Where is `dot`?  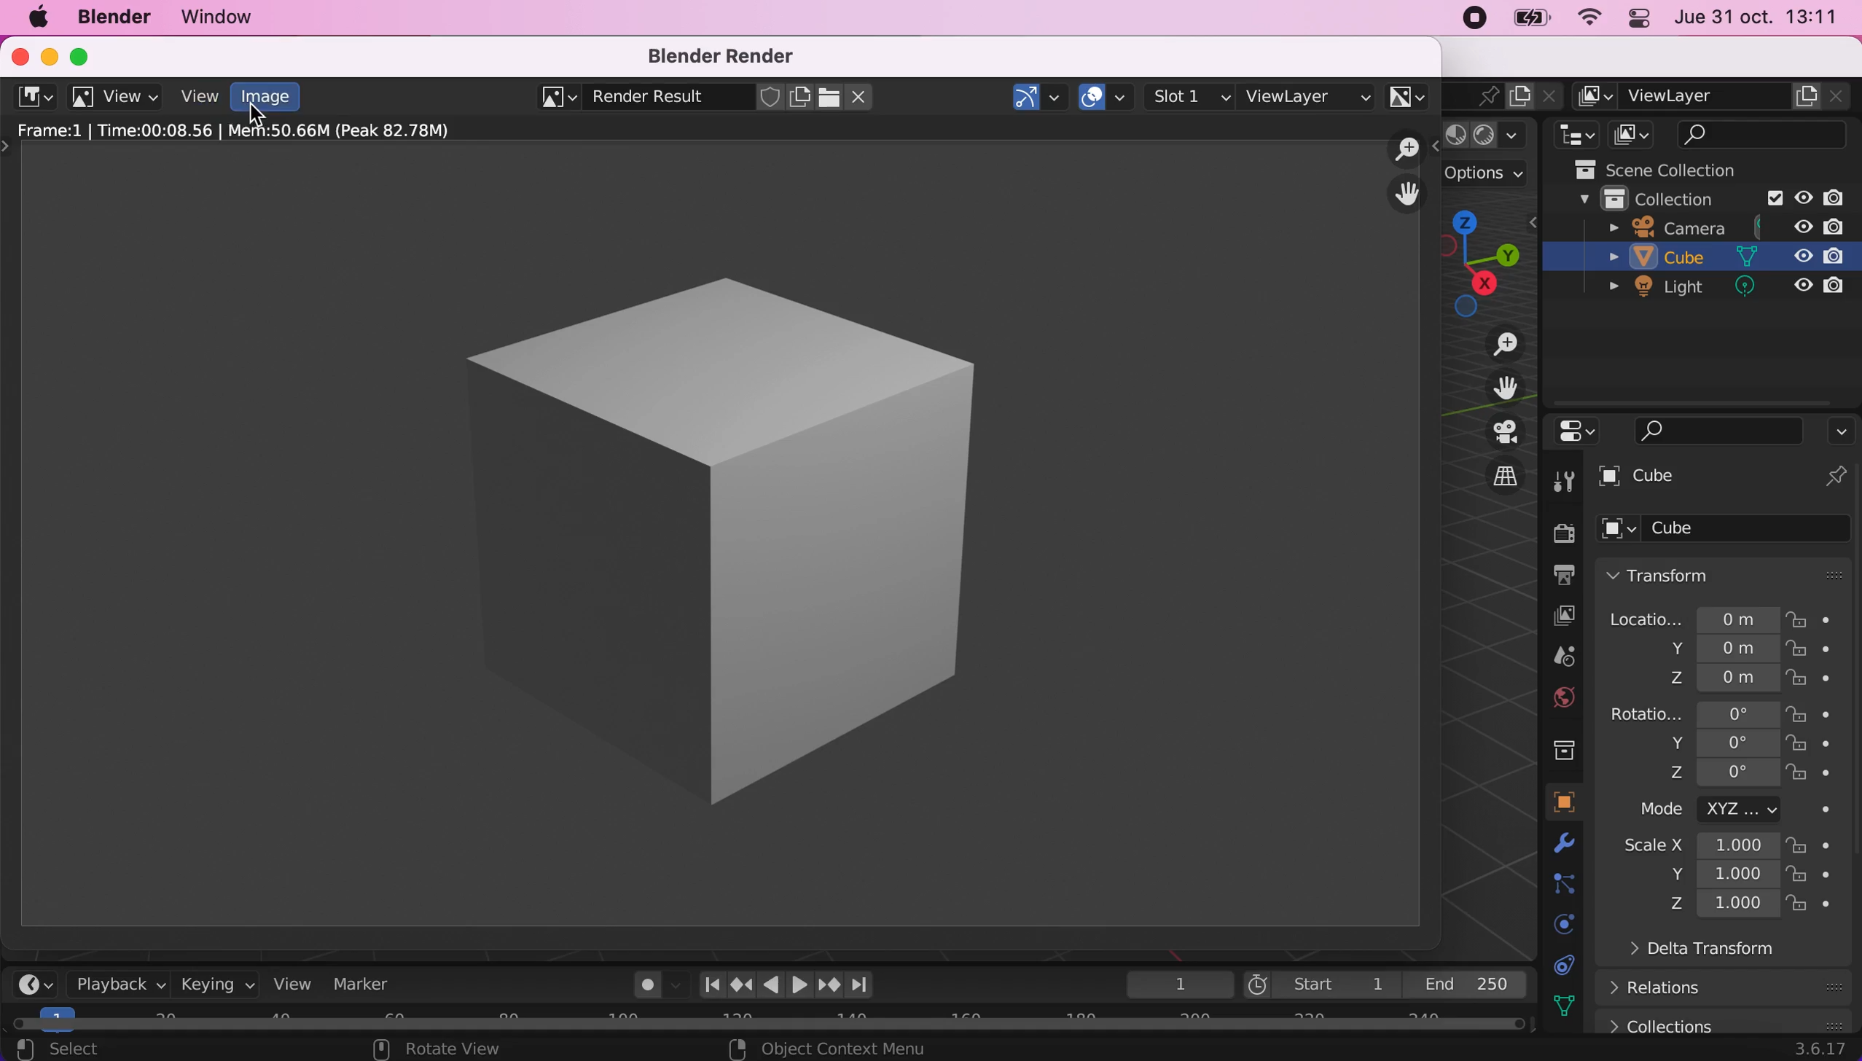
dot is located at coordinates (1819, 810).